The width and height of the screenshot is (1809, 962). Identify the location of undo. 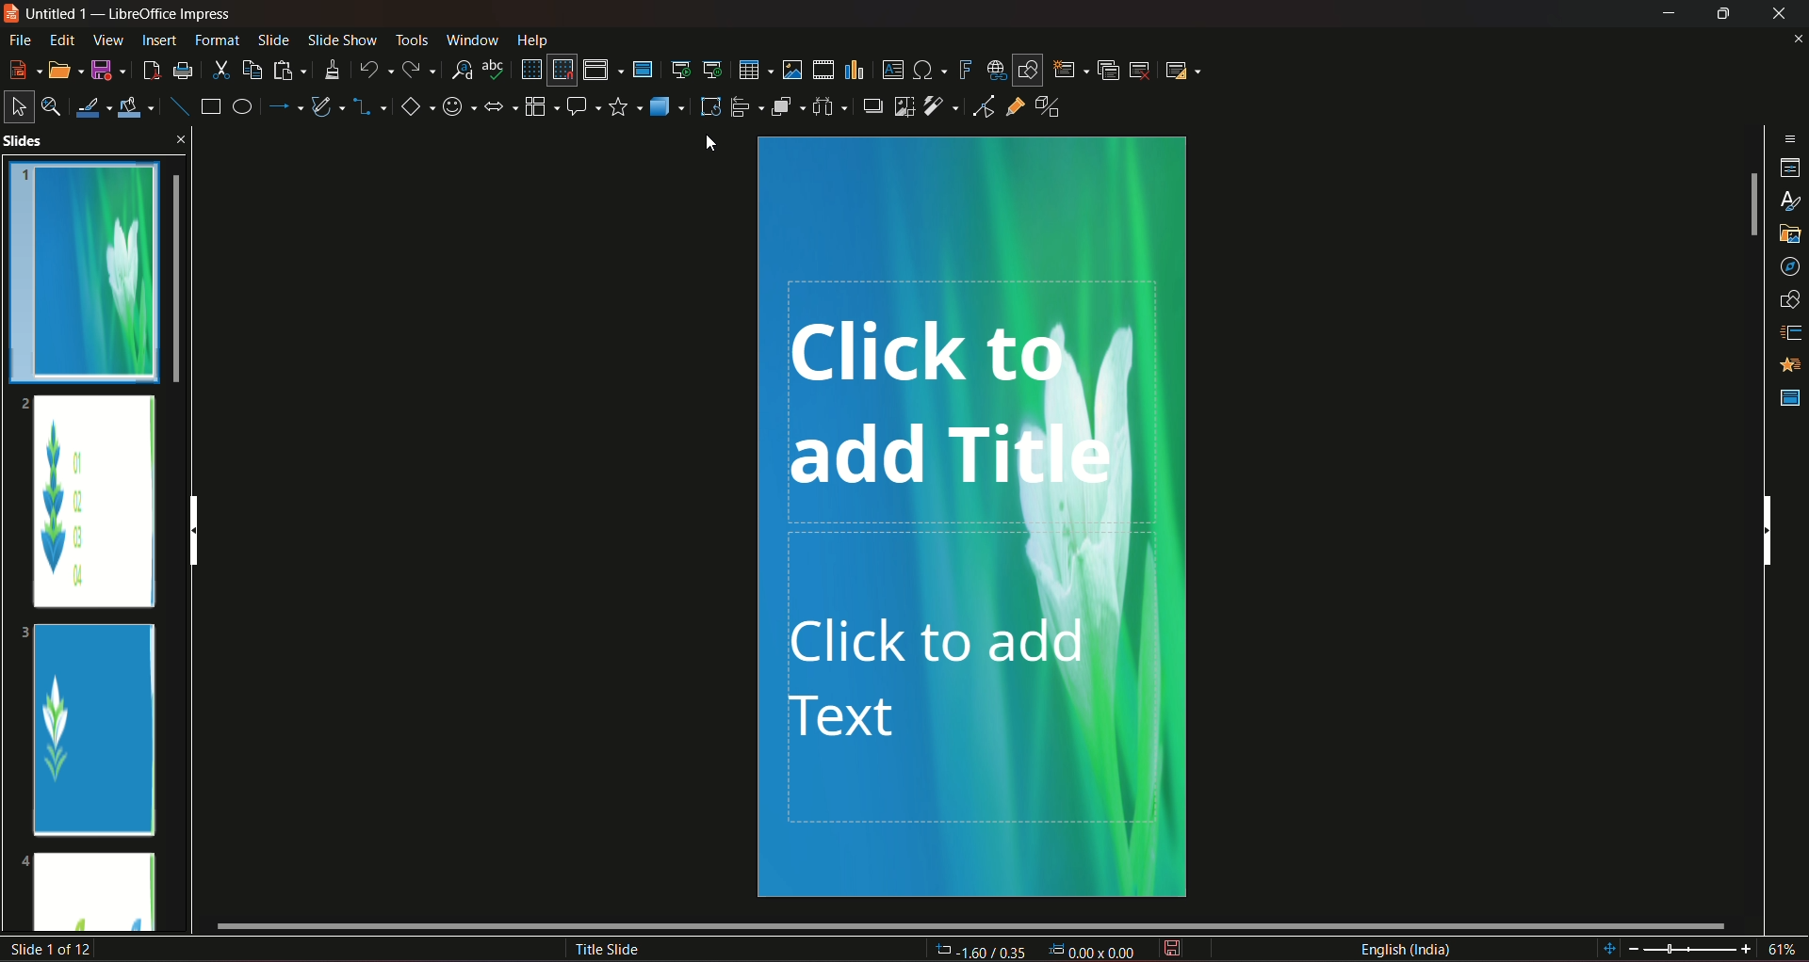
(376, 68).